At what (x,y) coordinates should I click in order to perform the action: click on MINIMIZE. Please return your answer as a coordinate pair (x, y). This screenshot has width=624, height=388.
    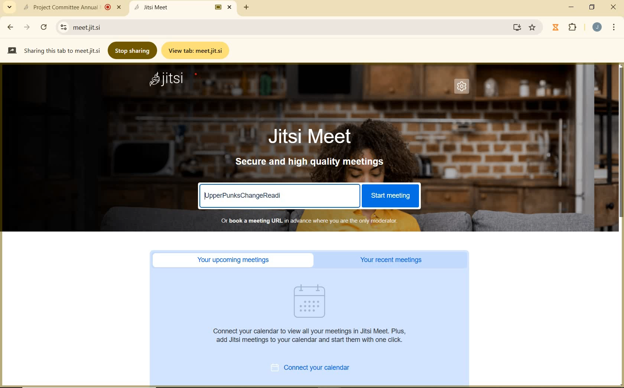
    Looking at the image, I should click on (572, 7).